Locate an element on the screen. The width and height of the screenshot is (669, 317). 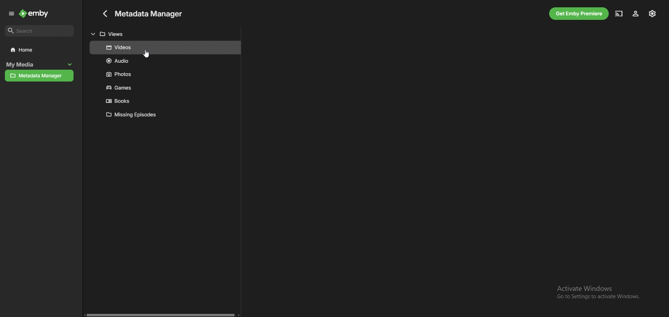
cast is located at coordinates (619, 14).